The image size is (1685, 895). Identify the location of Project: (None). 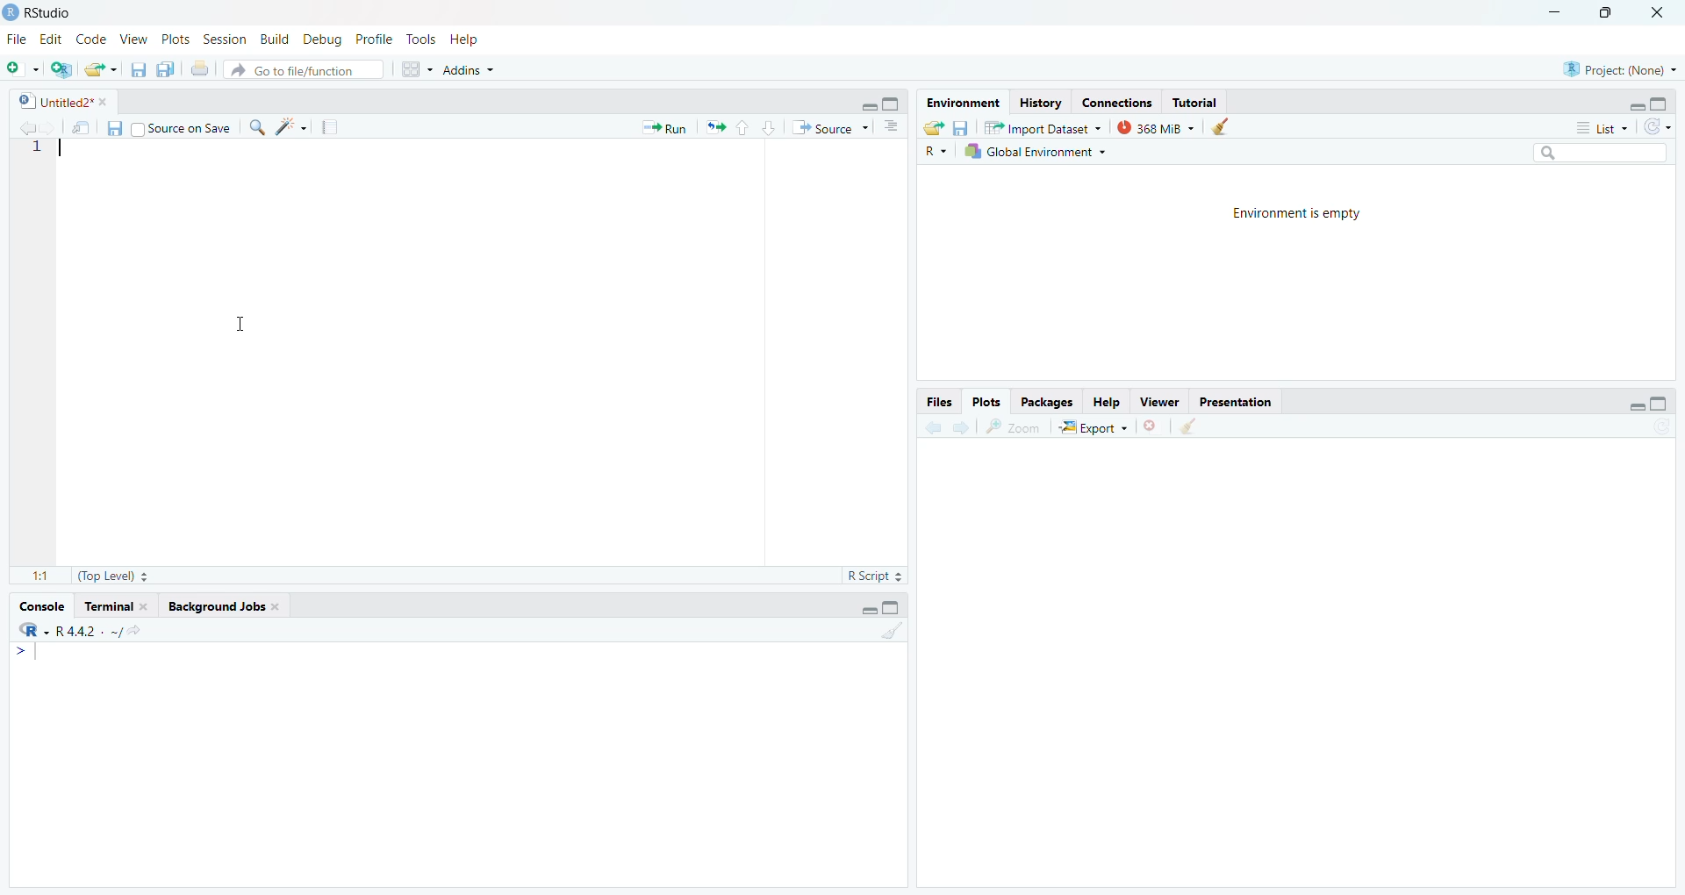
(1615, 67).